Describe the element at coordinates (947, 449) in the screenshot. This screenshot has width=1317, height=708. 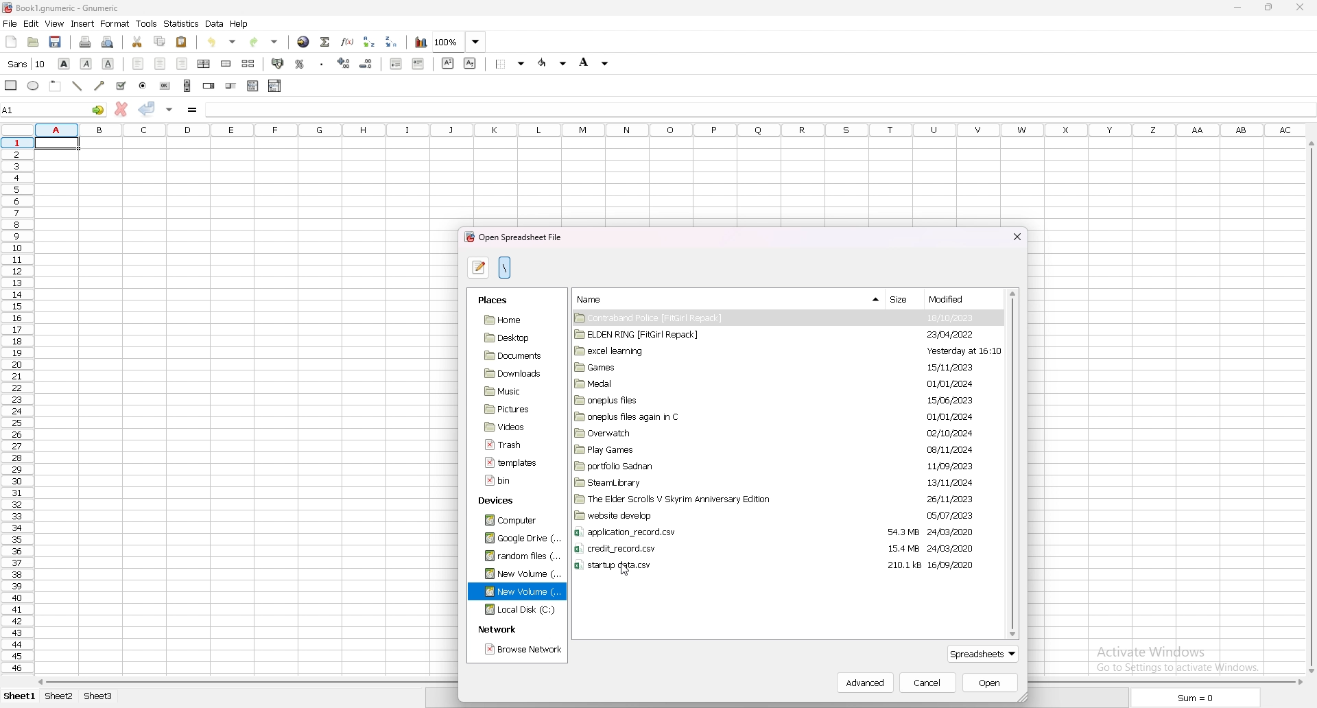
I see `08/11/2024` at that location.